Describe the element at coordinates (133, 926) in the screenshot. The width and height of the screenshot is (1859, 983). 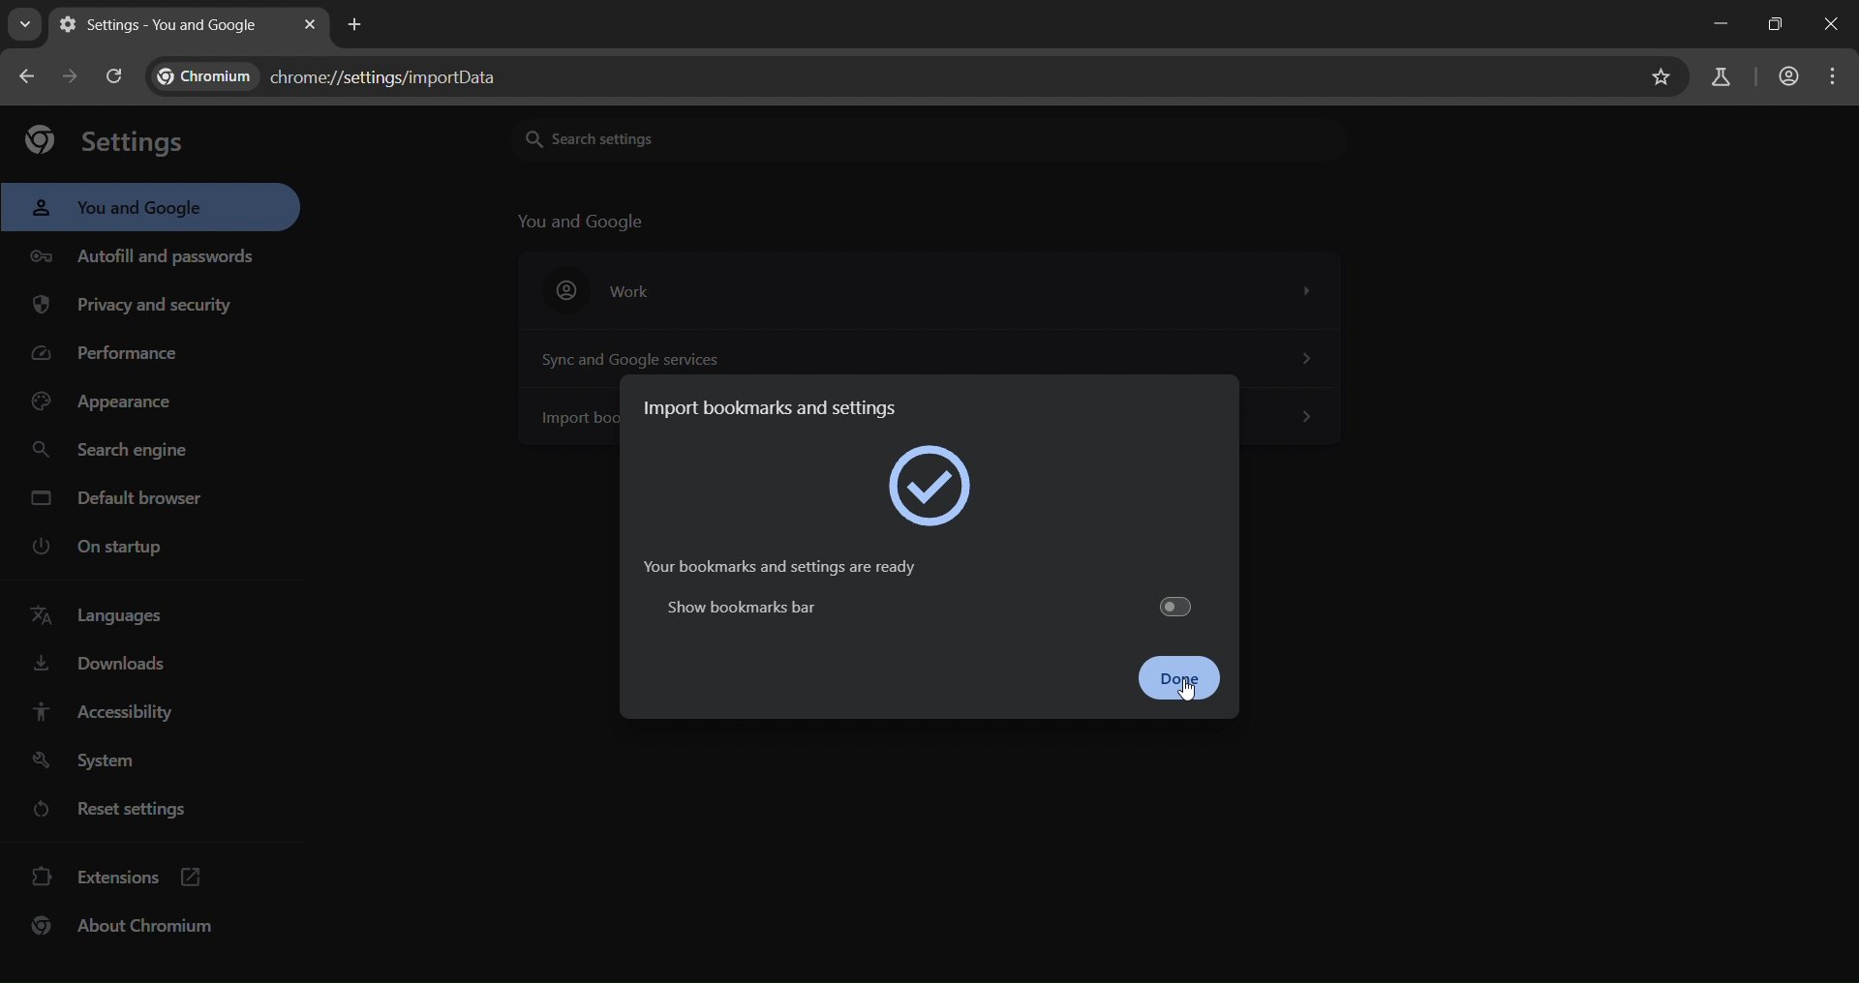
I see `about chroimum` at that location.